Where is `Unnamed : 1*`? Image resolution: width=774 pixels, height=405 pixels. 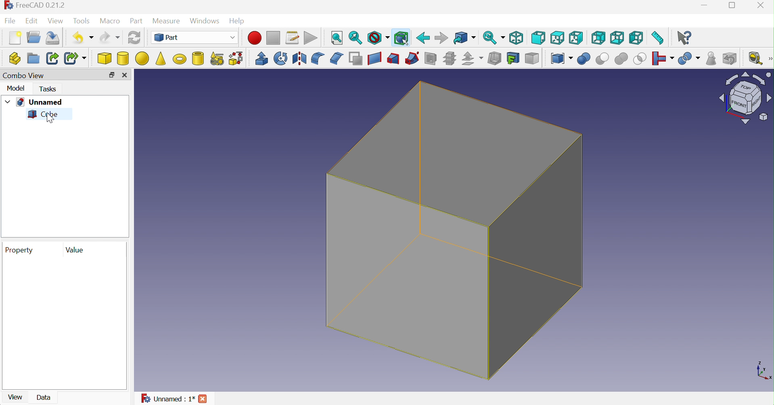 Unnamed : 1* is located at coordinates (169, 399).